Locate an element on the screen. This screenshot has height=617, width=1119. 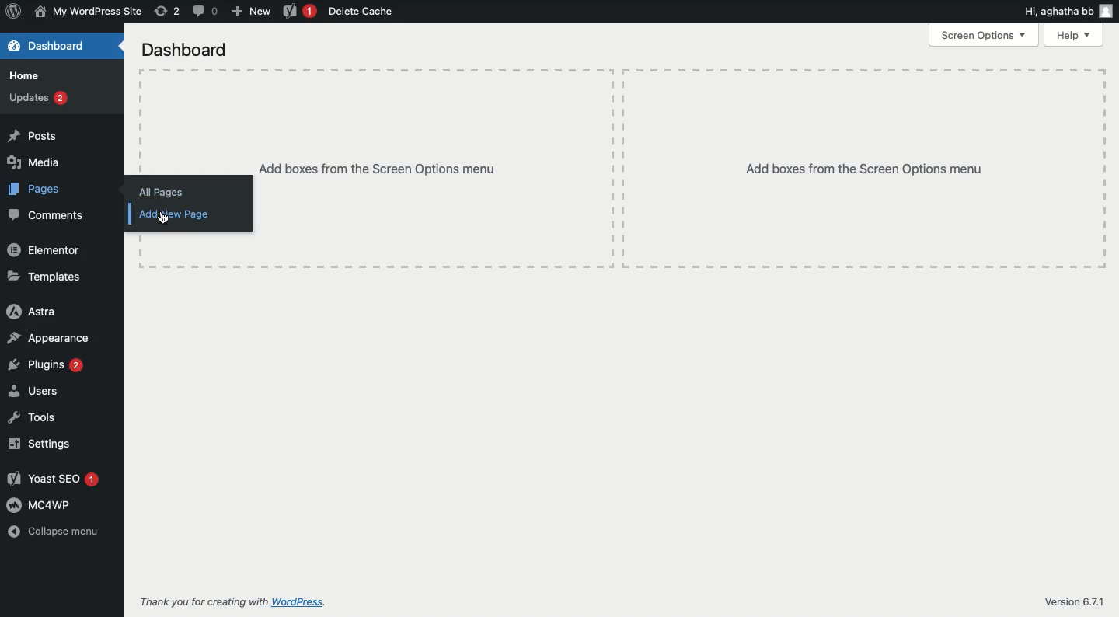
Plugins is located at coordinates (45, 364).